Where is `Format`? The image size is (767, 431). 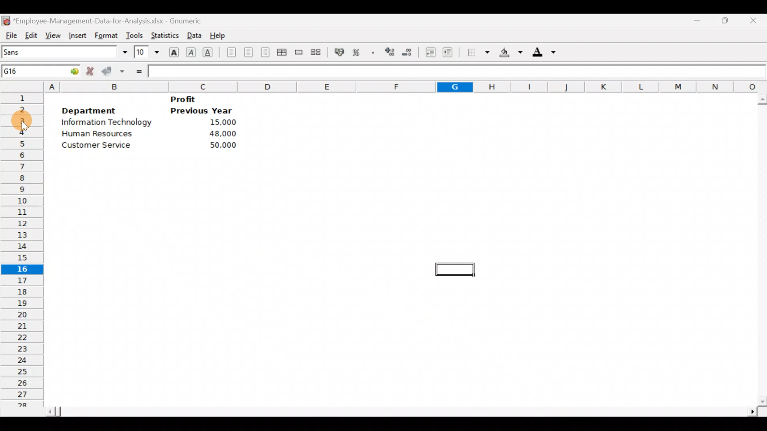
Format is located at coordinates (105, 36).